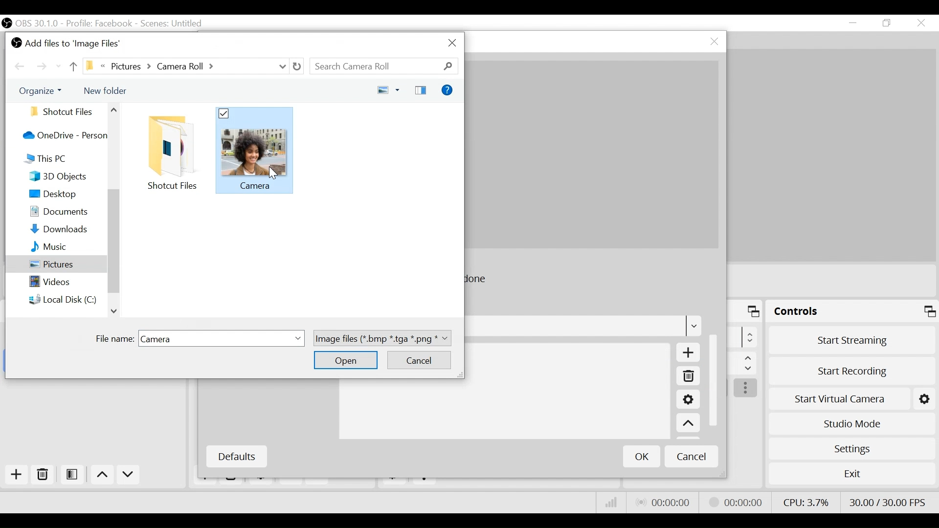  Describe the element at coordinates (920, 23) in the screenshot. I see `Close` at that location.